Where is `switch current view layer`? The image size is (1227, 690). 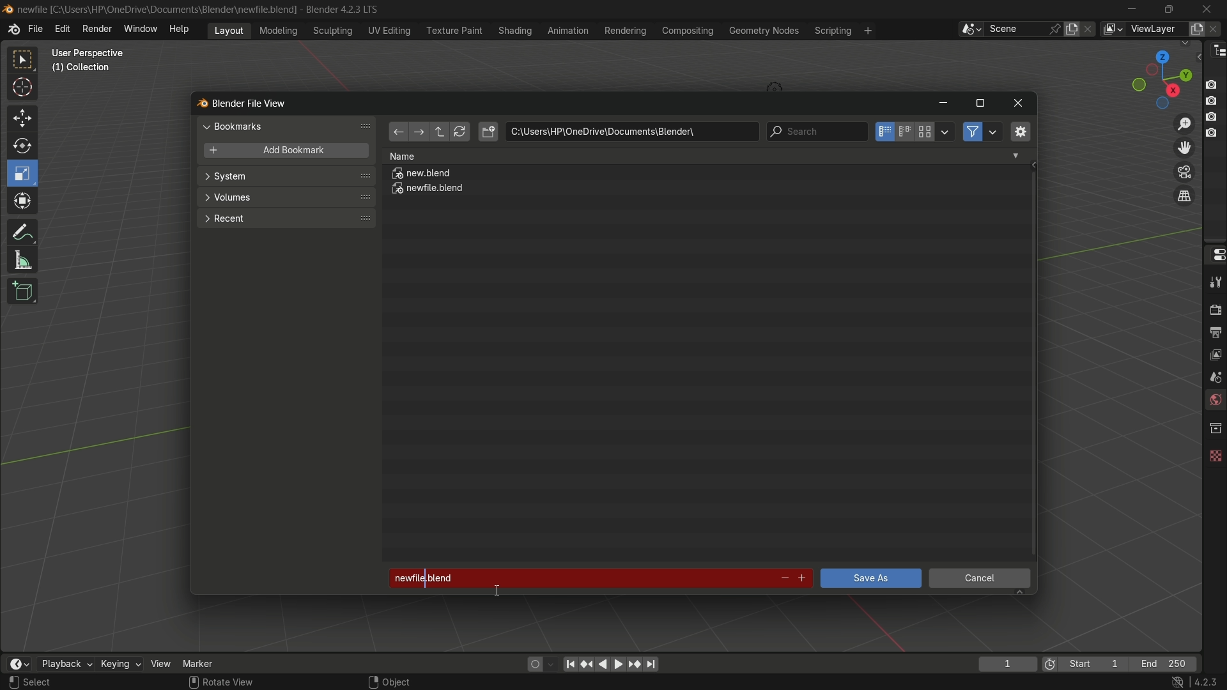
switch current view layer is located at coordinates (1184, 197).